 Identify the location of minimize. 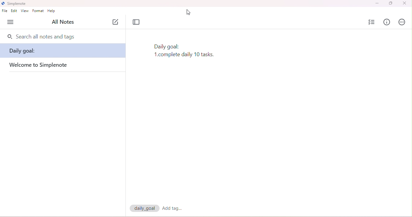
(376, 4).